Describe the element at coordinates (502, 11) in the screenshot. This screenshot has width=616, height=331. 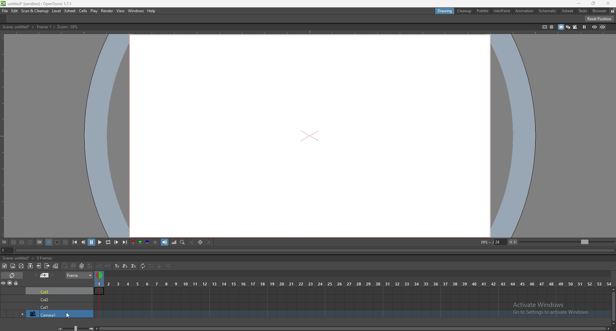
I see `inknpaint` at that location.